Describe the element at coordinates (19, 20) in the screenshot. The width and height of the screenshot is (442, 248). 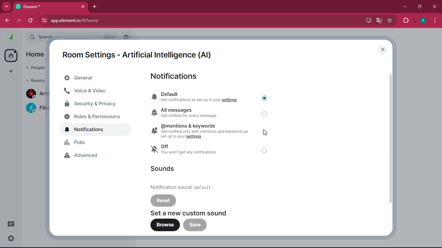
I see `forward` at that location.